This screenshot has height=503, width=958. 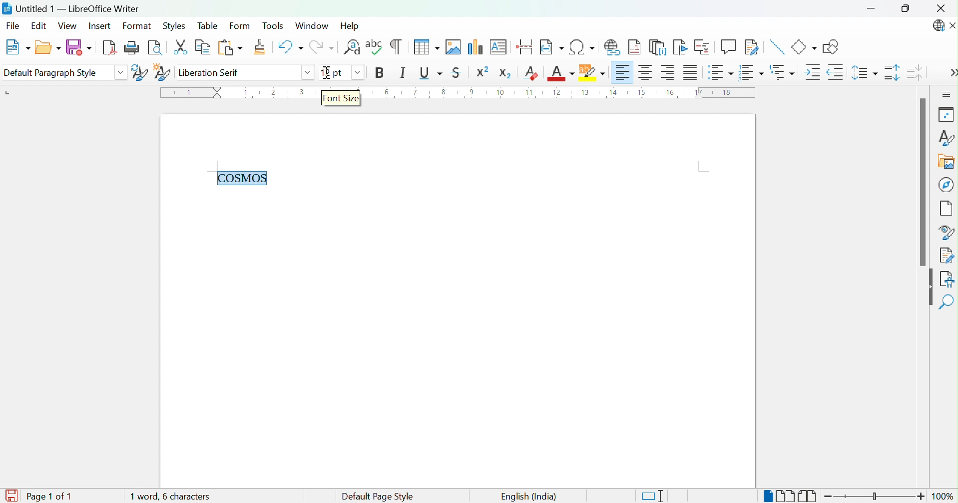 What do you see at coordinates (476, 46) in the screenshot?
I see `Insert Chart` at bounding box center [476, 46].